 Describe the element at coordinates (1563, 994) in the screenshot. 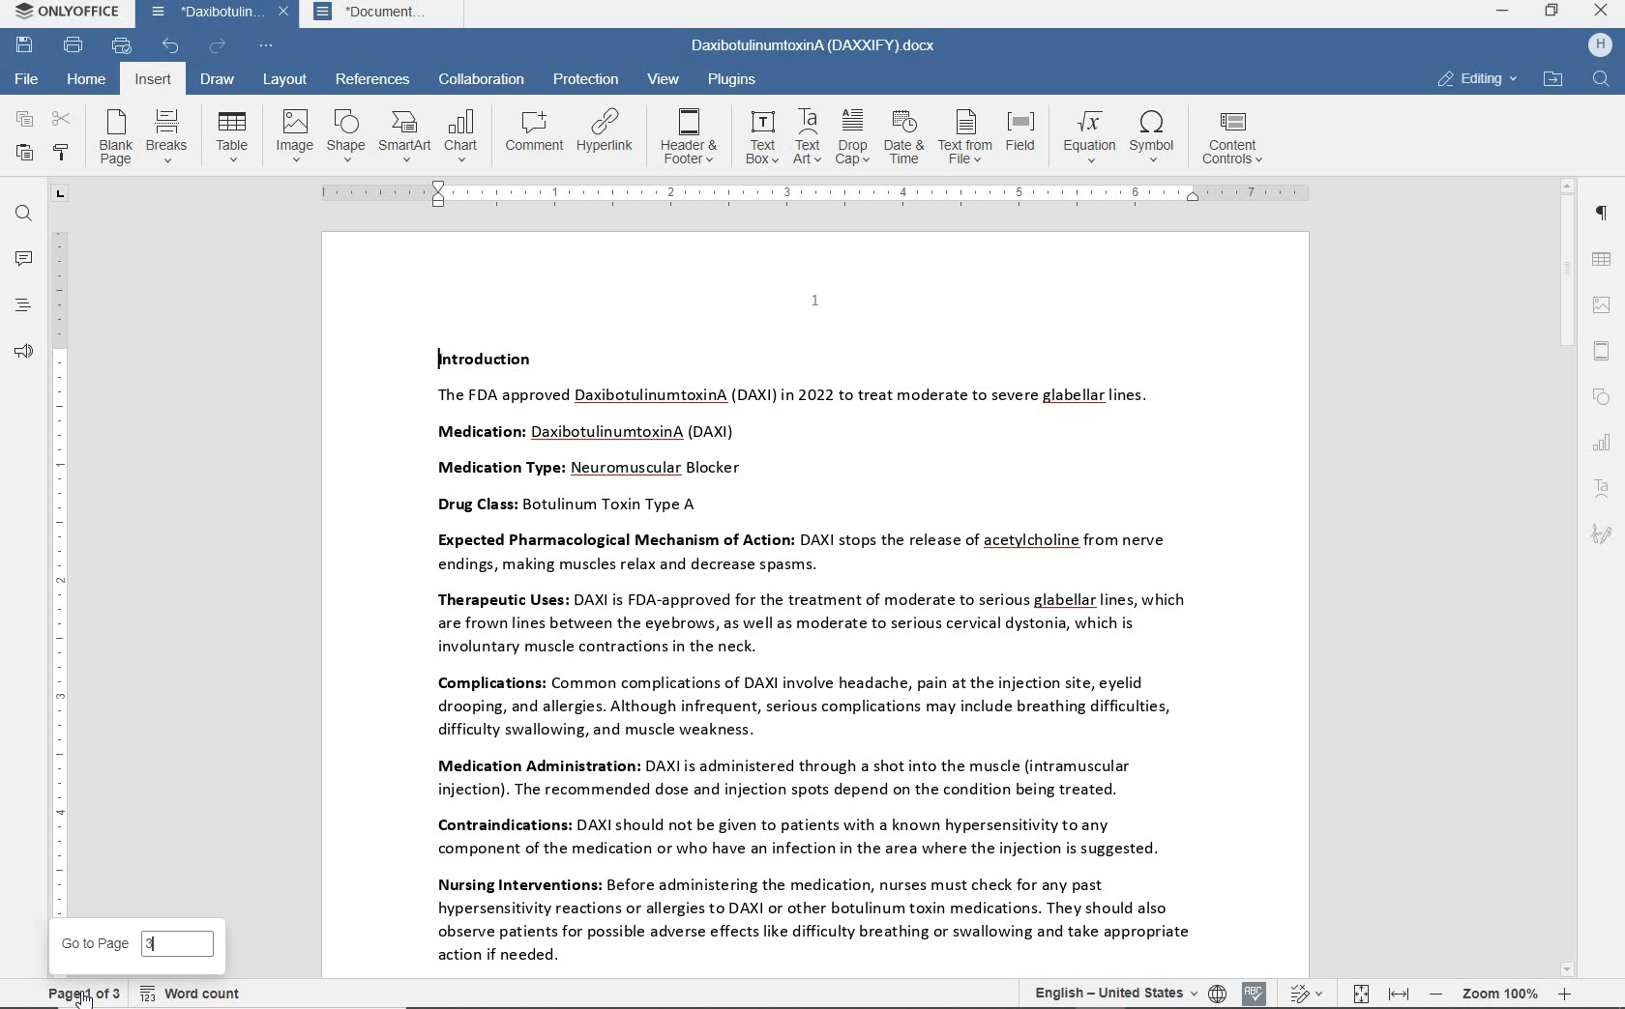

I see `zoom in` at that location.